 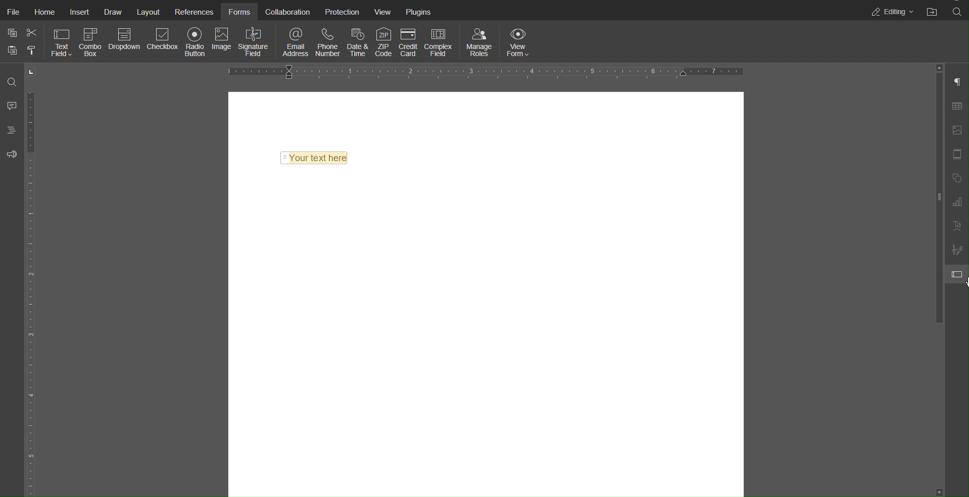 What do you see at coordinates (296, 42) in the screenshot?
I see `Email Address` at bounding box center [296, 42].